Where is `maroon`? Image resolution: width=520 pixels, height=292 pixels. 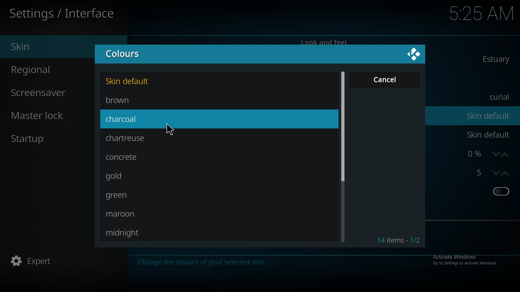
maroon is located at coordinates (127, 214).